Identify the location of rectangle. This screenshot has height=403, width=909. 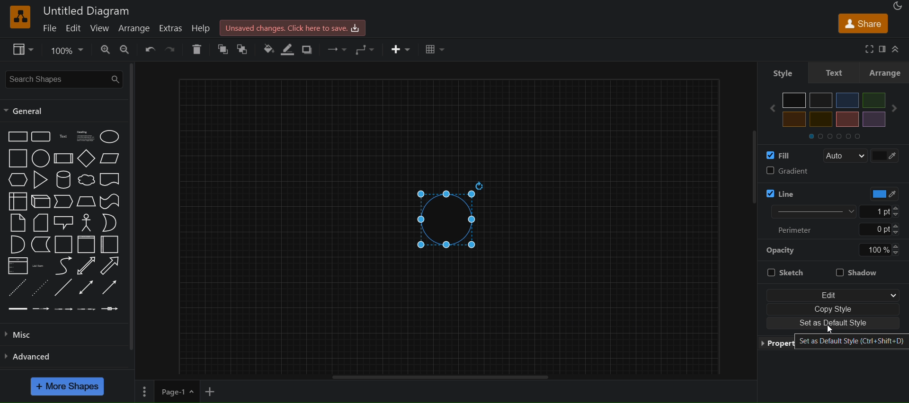
(17, 136).